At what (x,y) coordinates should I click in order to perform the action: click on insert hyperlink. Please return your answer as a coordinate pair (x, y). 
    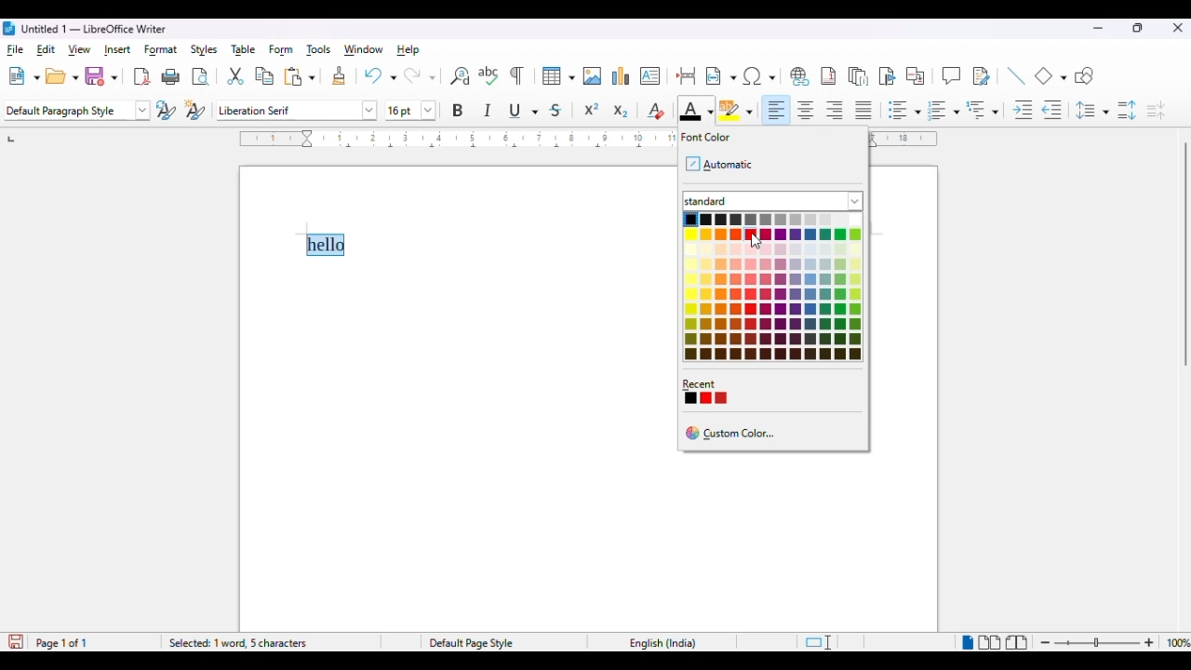
    Looking at the image, I should click on (798, 76).